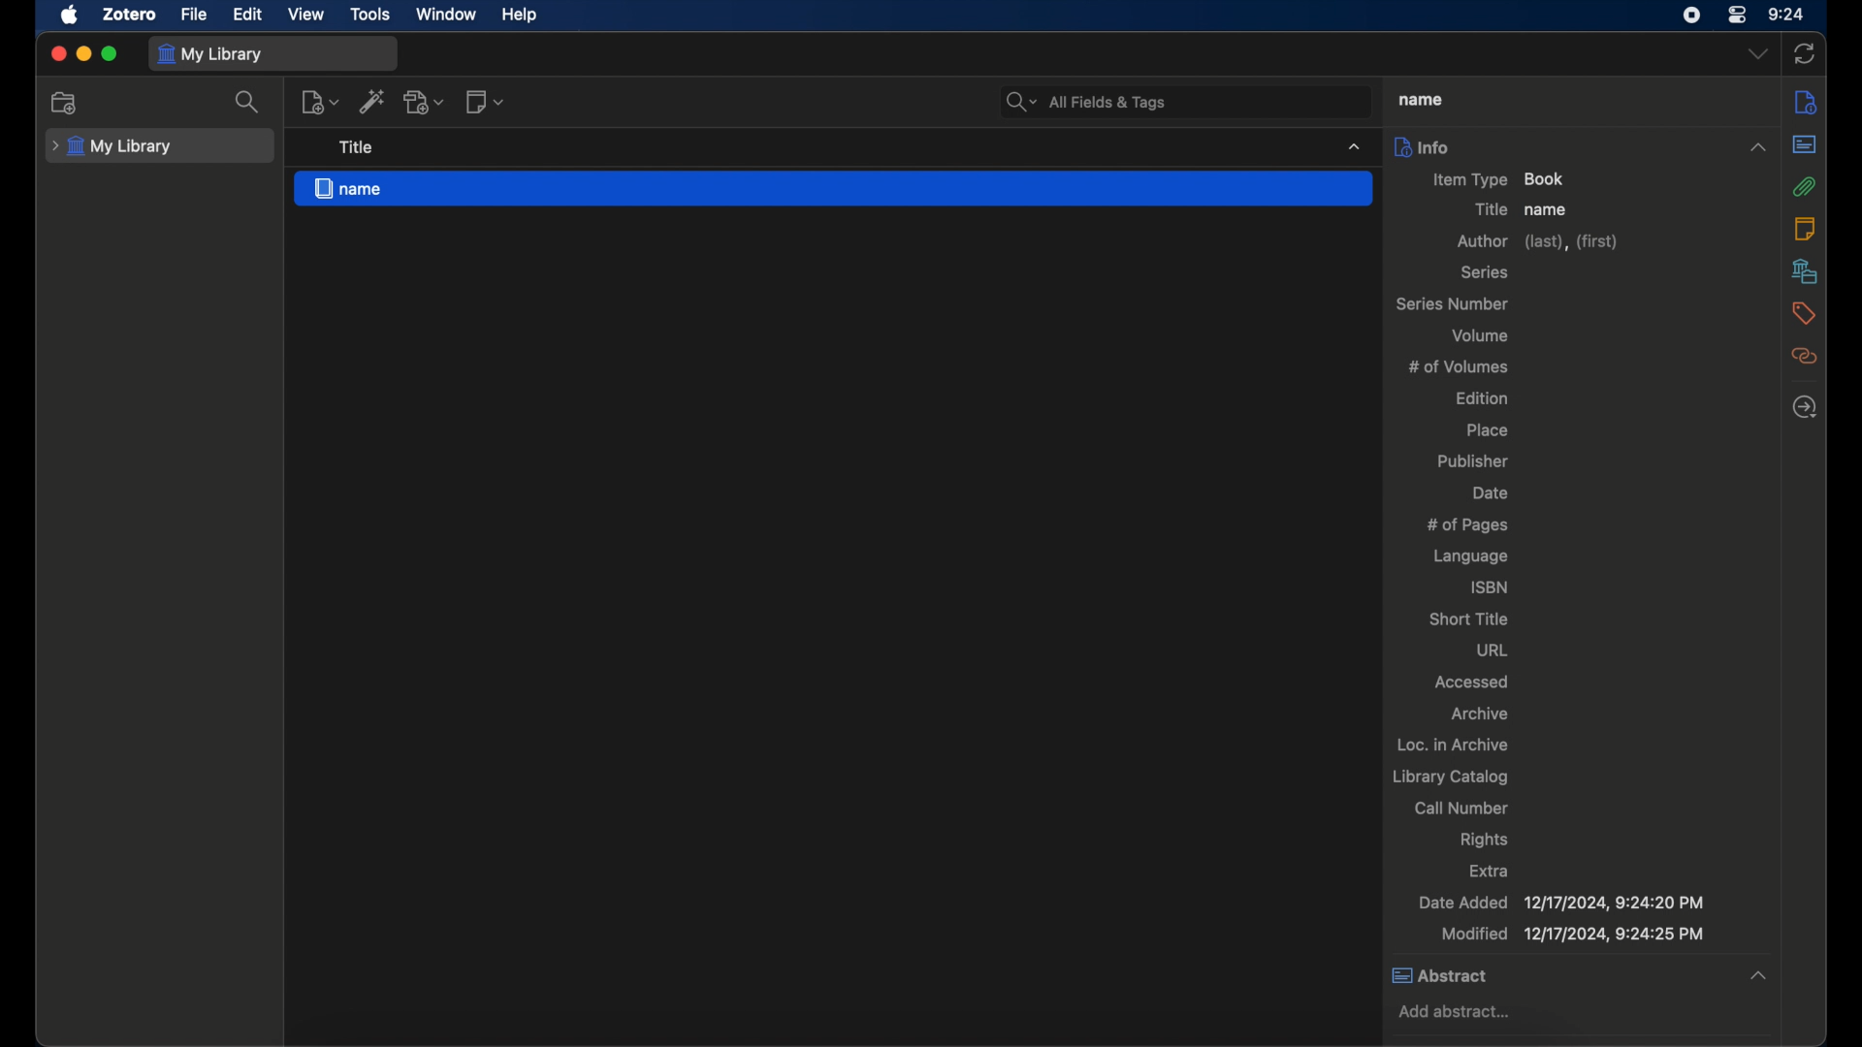 Image resolution: width=1862 pixels, height=1047 pixels. I want to click on search, so click(249, 103).